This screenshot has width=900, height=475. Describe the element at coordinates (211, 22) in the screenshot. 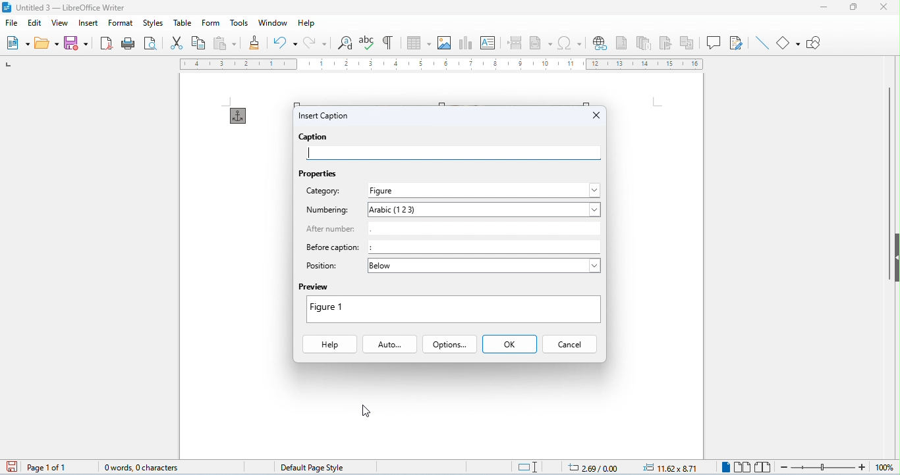

I see `form` at that location.